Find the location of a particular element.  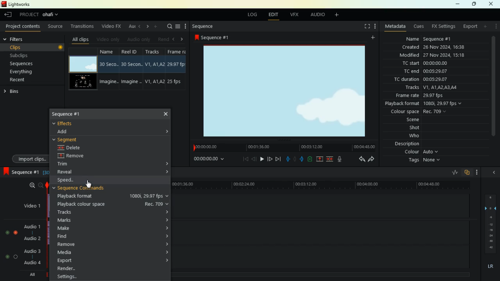

description is located at coordinates (407, 144).